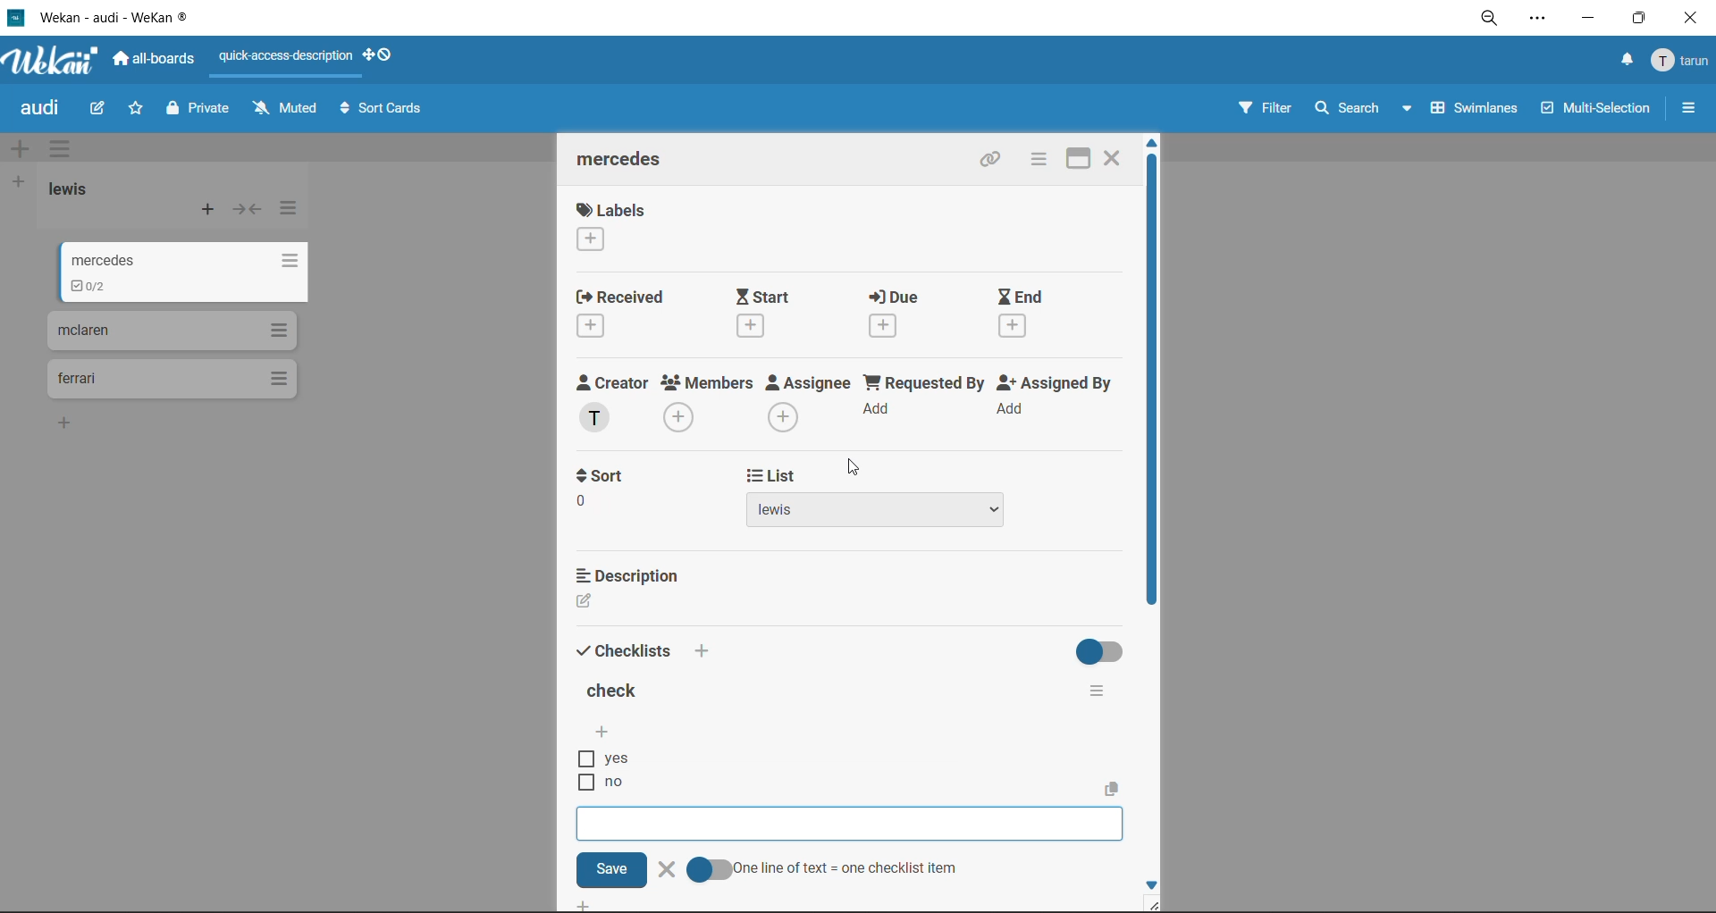 The width and height of the screenshot is (1716, 913). Describe the element at coordinates (627, 162) in the screenshot. I see `card title` at that location.